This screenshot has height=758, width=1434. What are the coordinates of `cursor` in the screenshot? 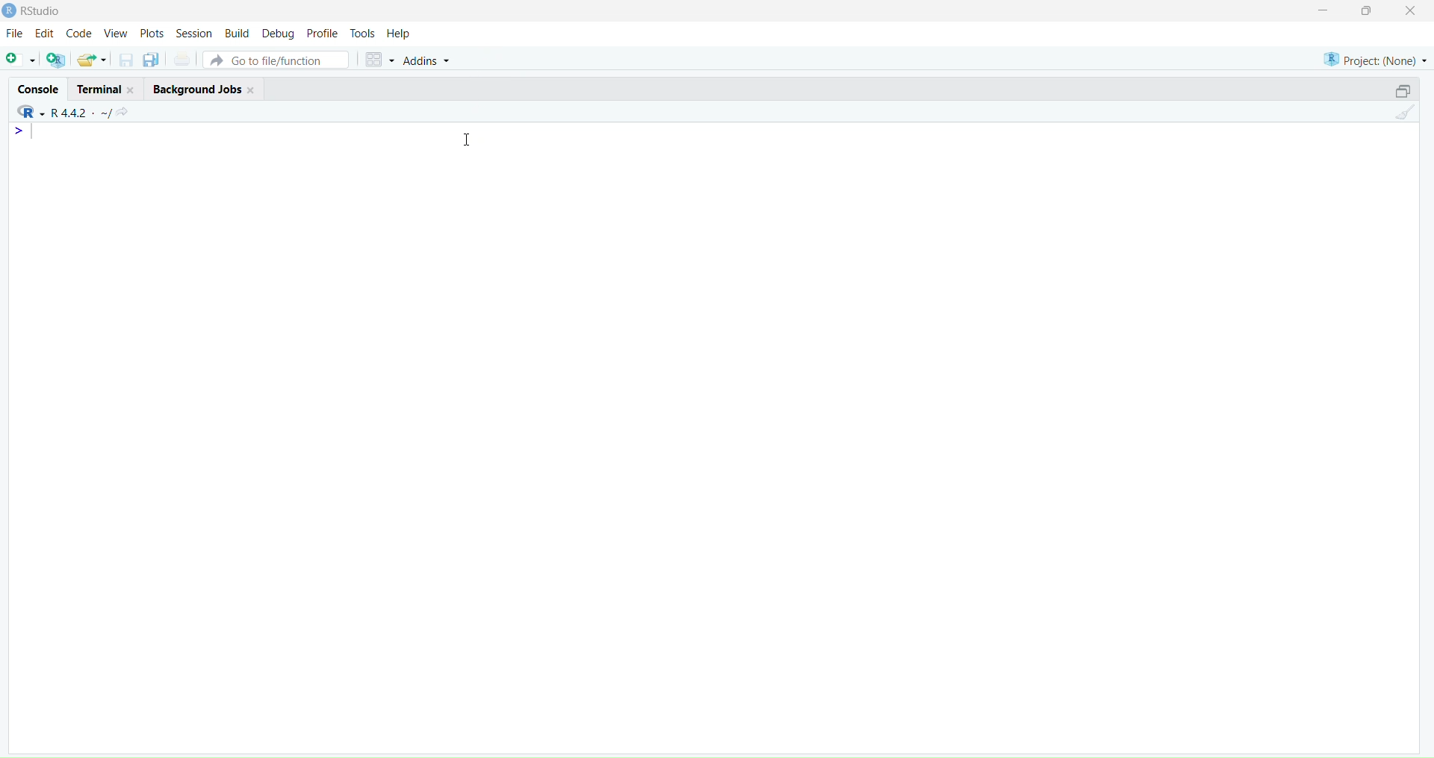 It's located at (468, 142).